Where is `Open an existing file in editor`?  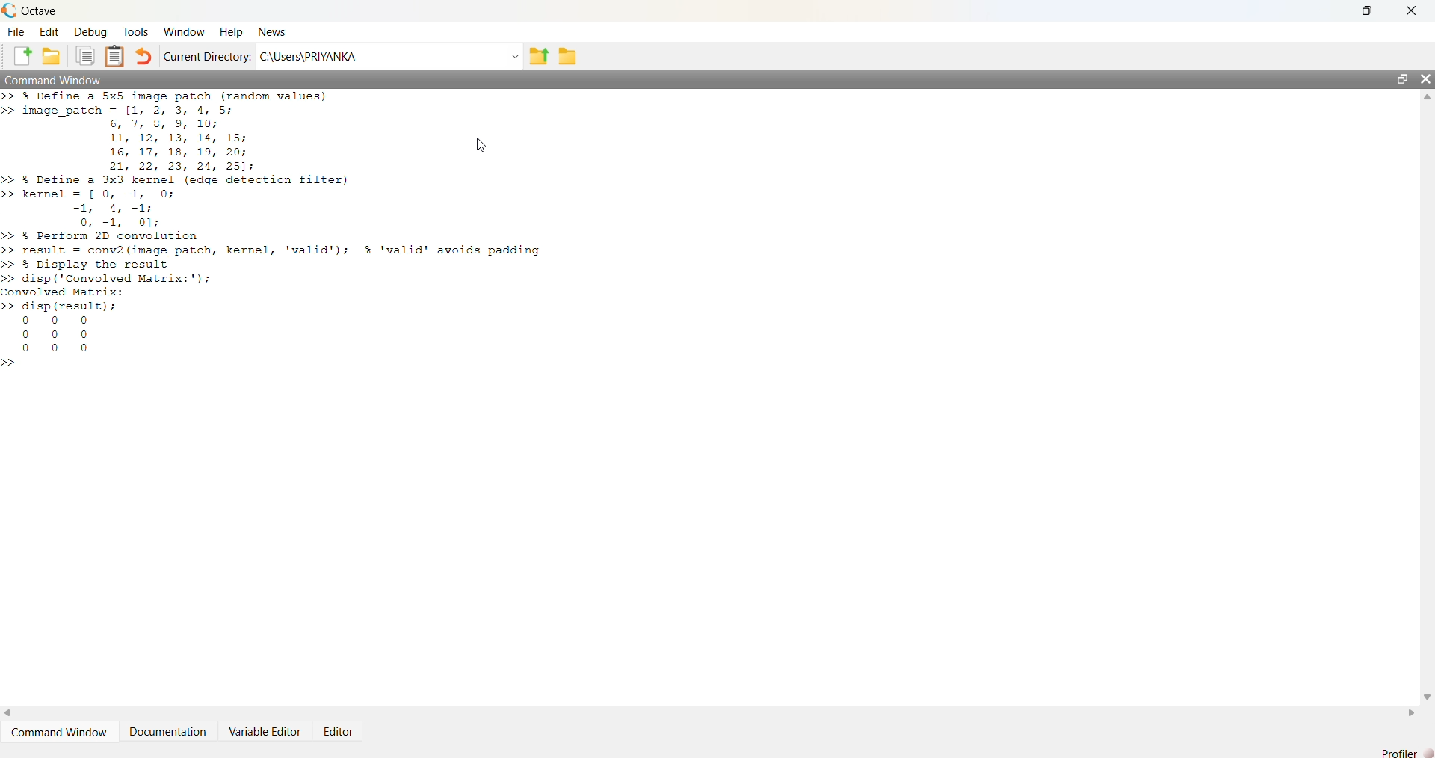 Open an existing file in editor is located at coordinates (53, 54).